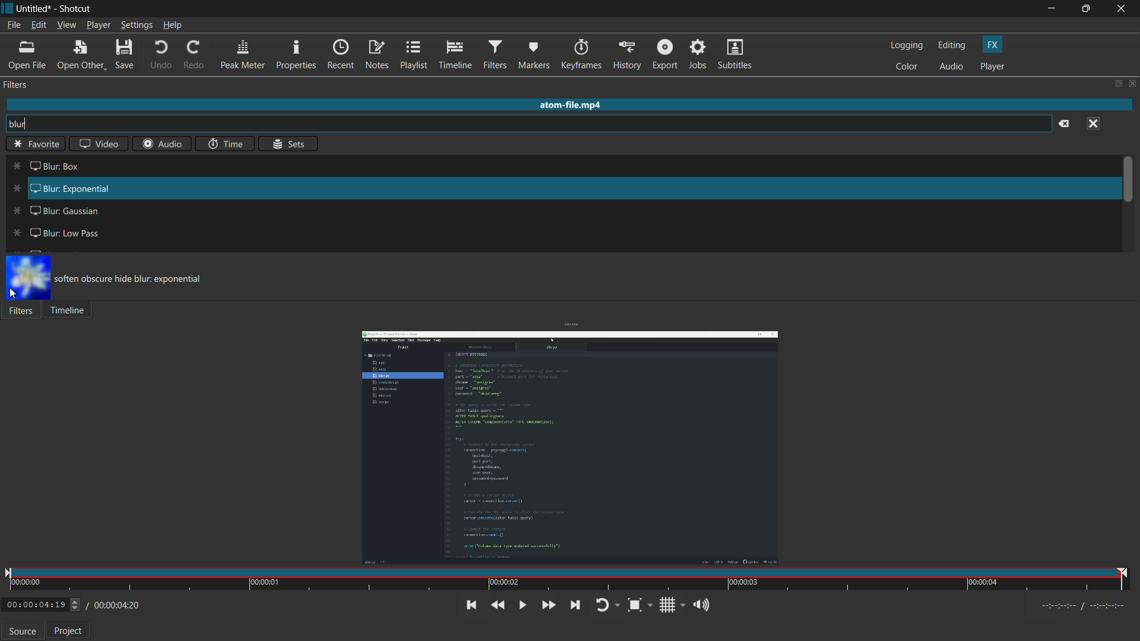 The image size is (1140, 641). I want to click on skip to the next point, so click(579, 605).